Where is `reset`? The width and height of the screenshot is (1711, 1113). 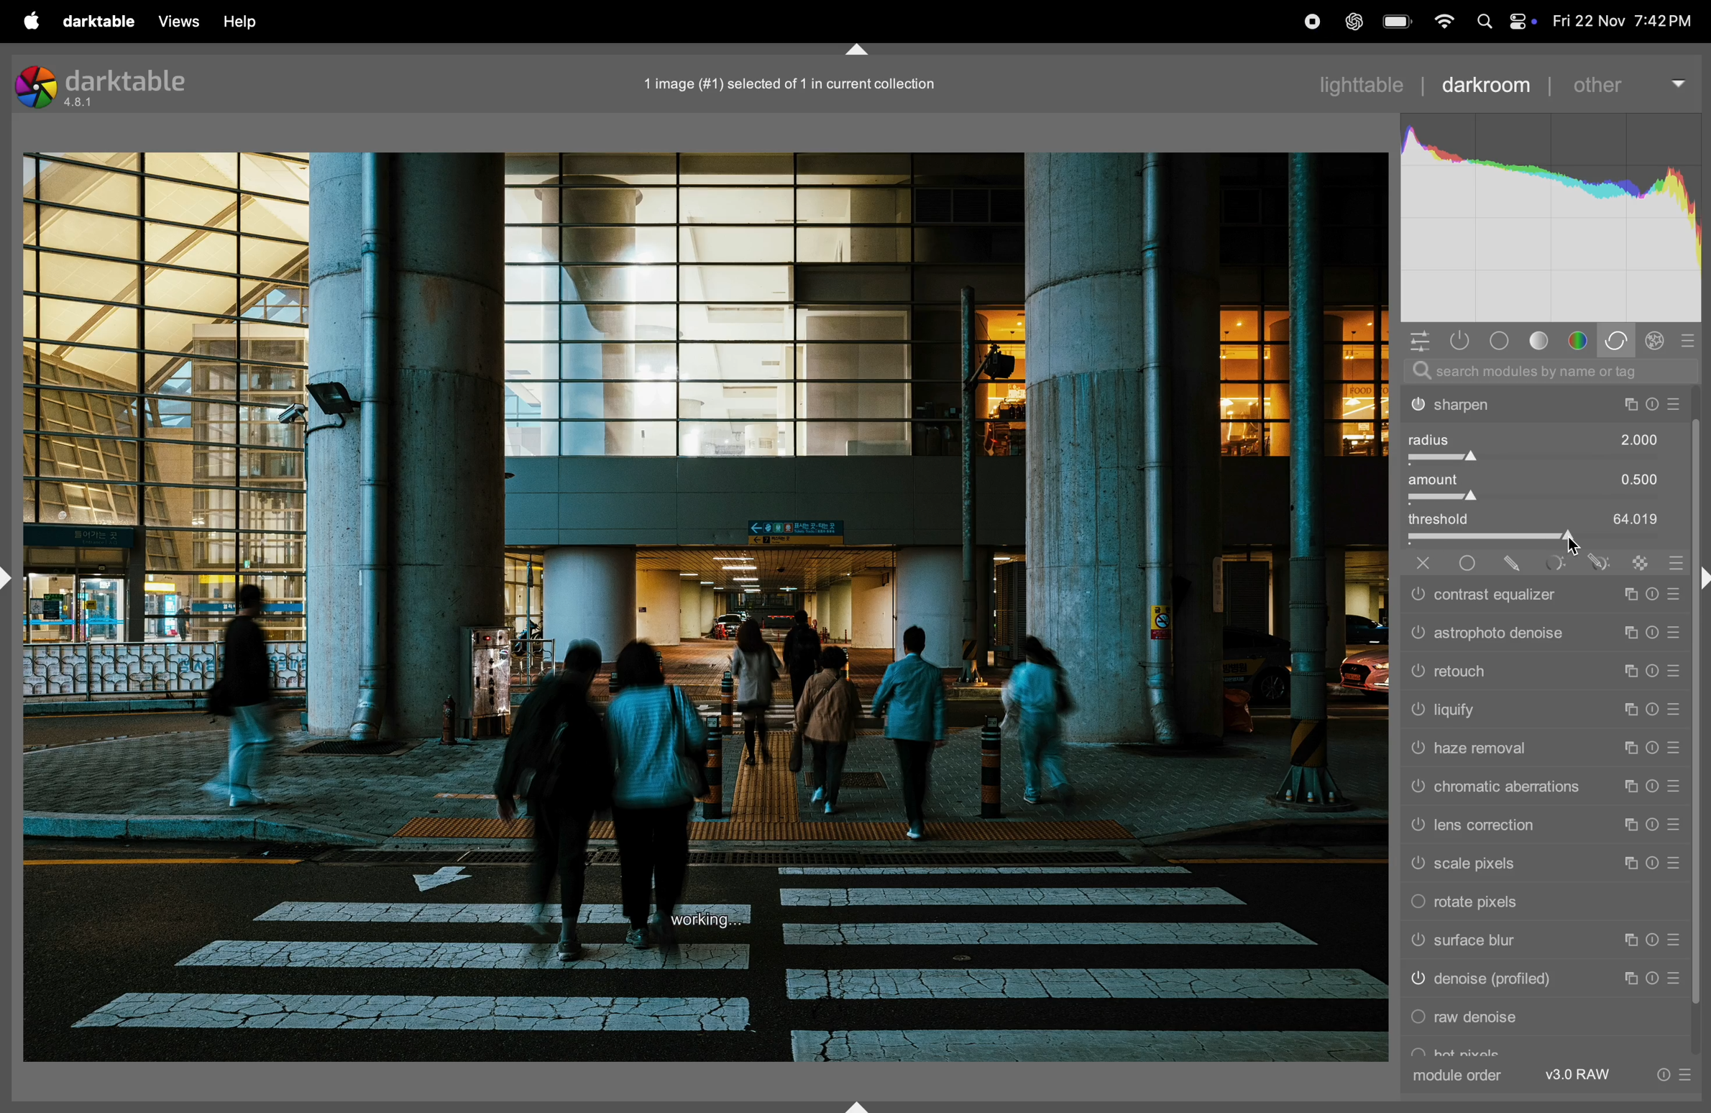
reset is located at coordinates (1691, 341).